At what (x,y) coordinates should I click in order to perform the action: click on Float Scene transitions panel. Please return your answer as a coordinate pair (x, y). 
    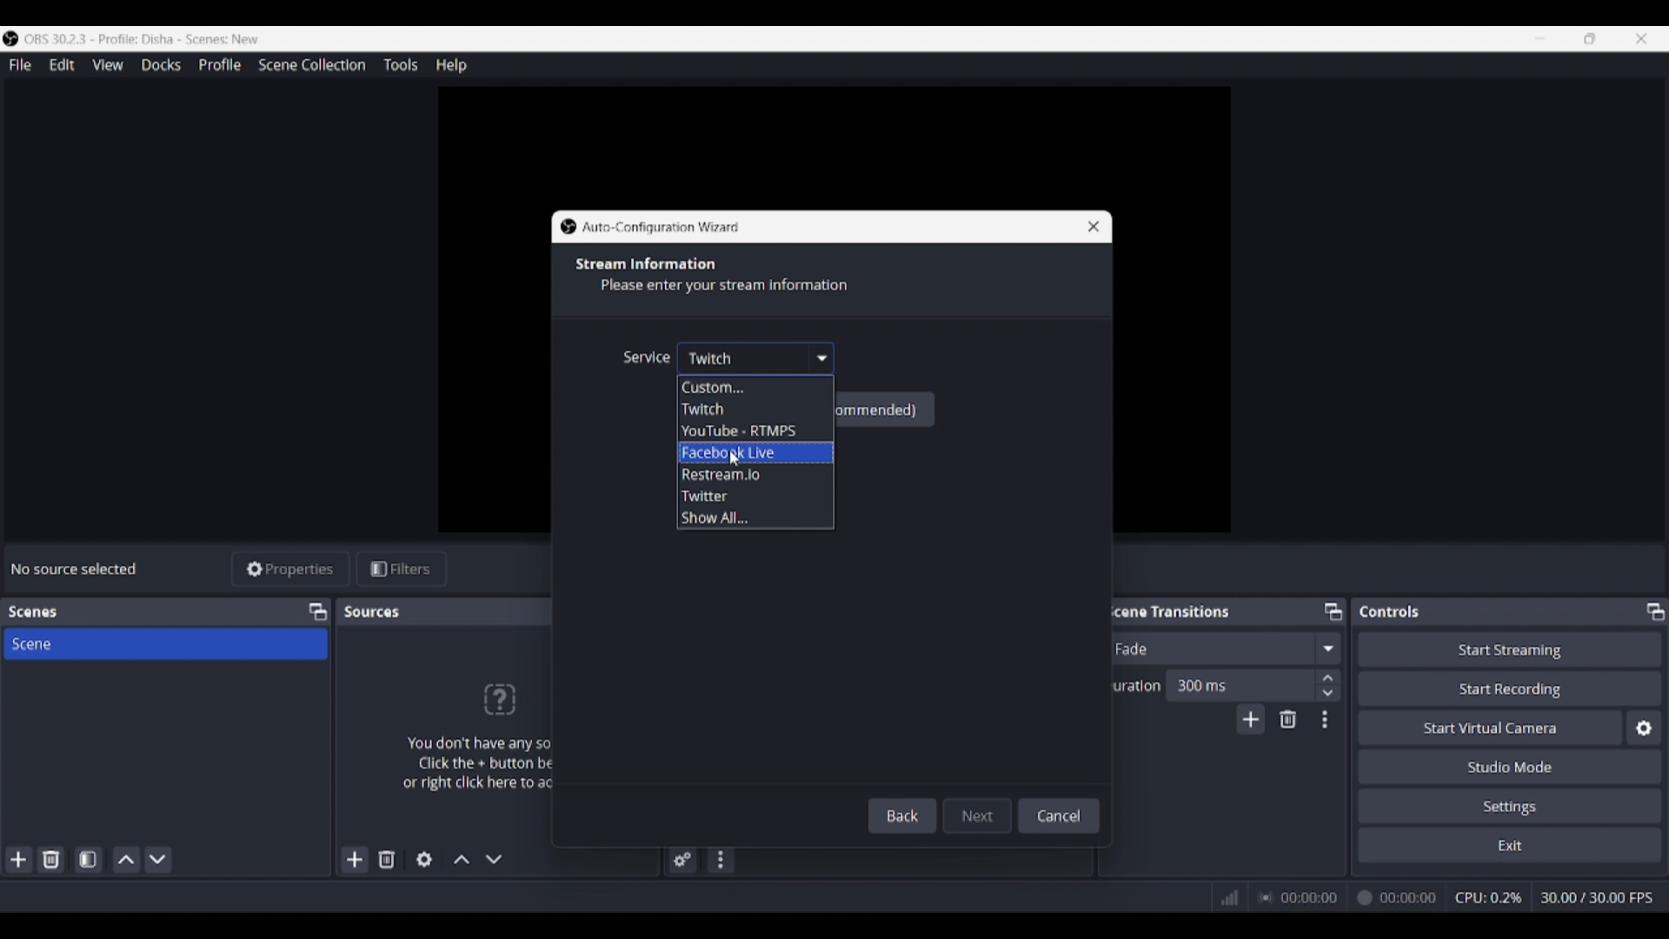
    Looking at the image, I should click on (1333, 611).